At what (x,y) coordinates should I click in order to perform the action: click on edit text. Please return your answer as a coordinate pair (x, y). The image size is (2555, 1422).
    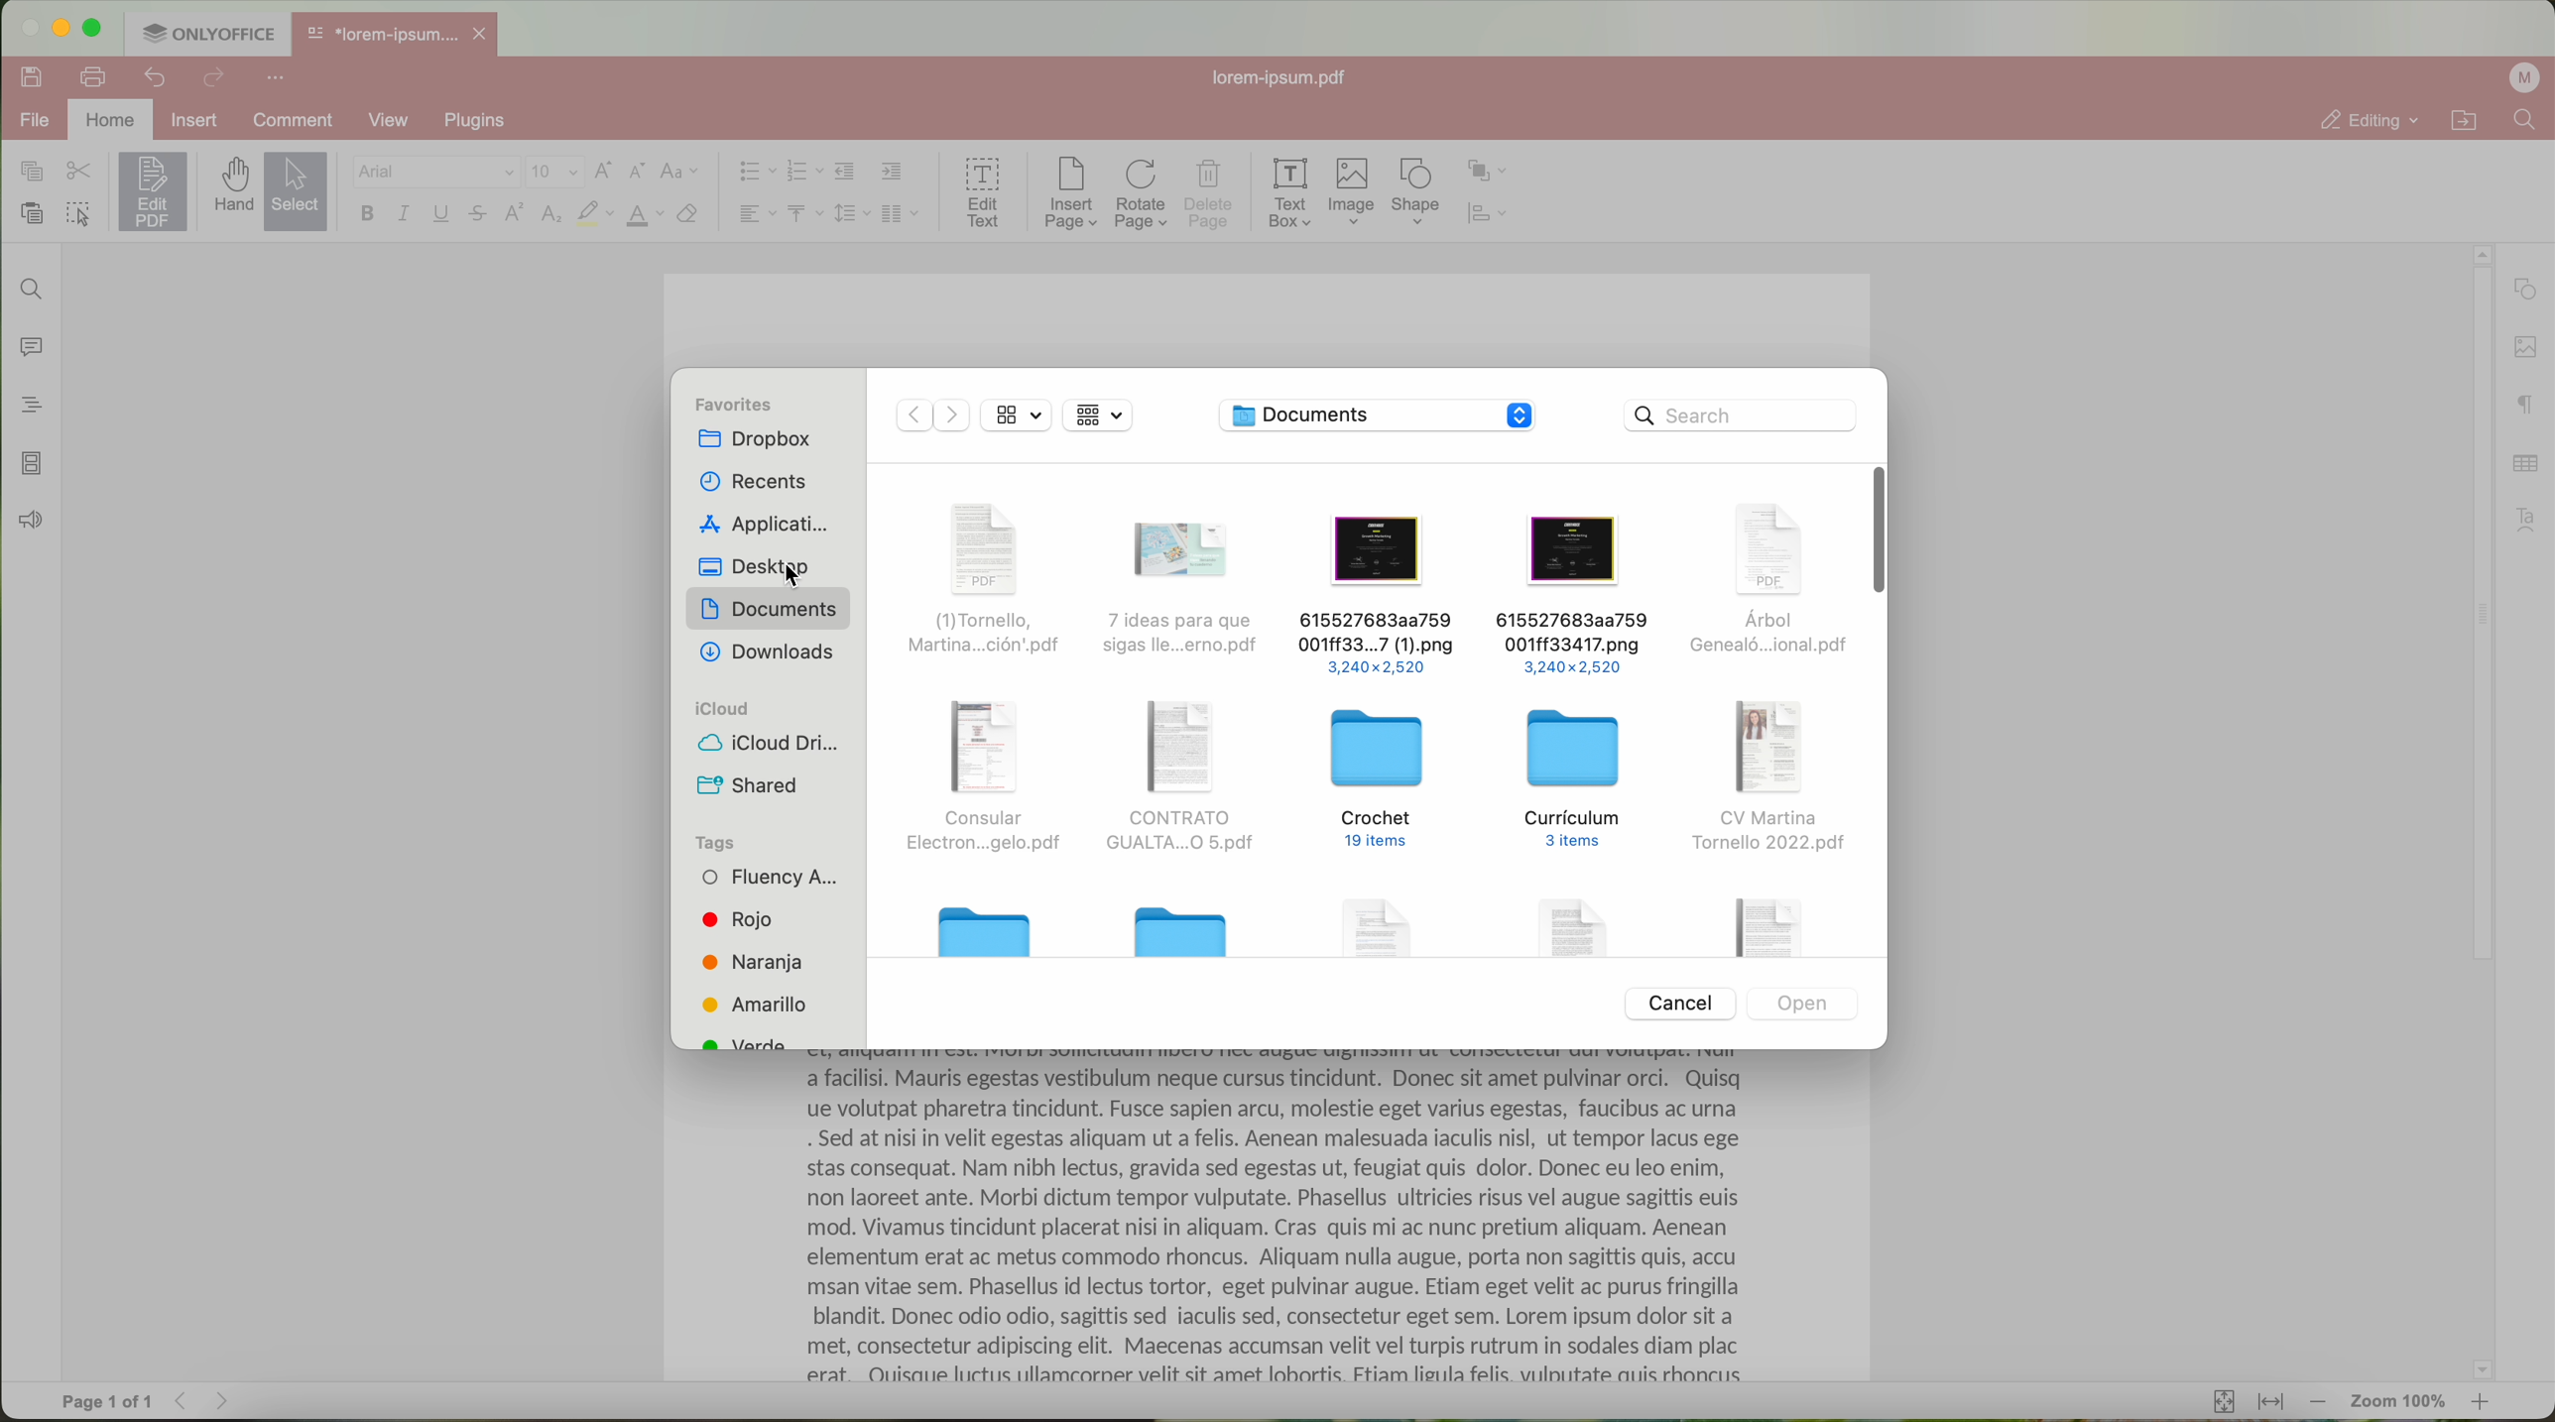
    Looking at the image, I should click on (985, 190).